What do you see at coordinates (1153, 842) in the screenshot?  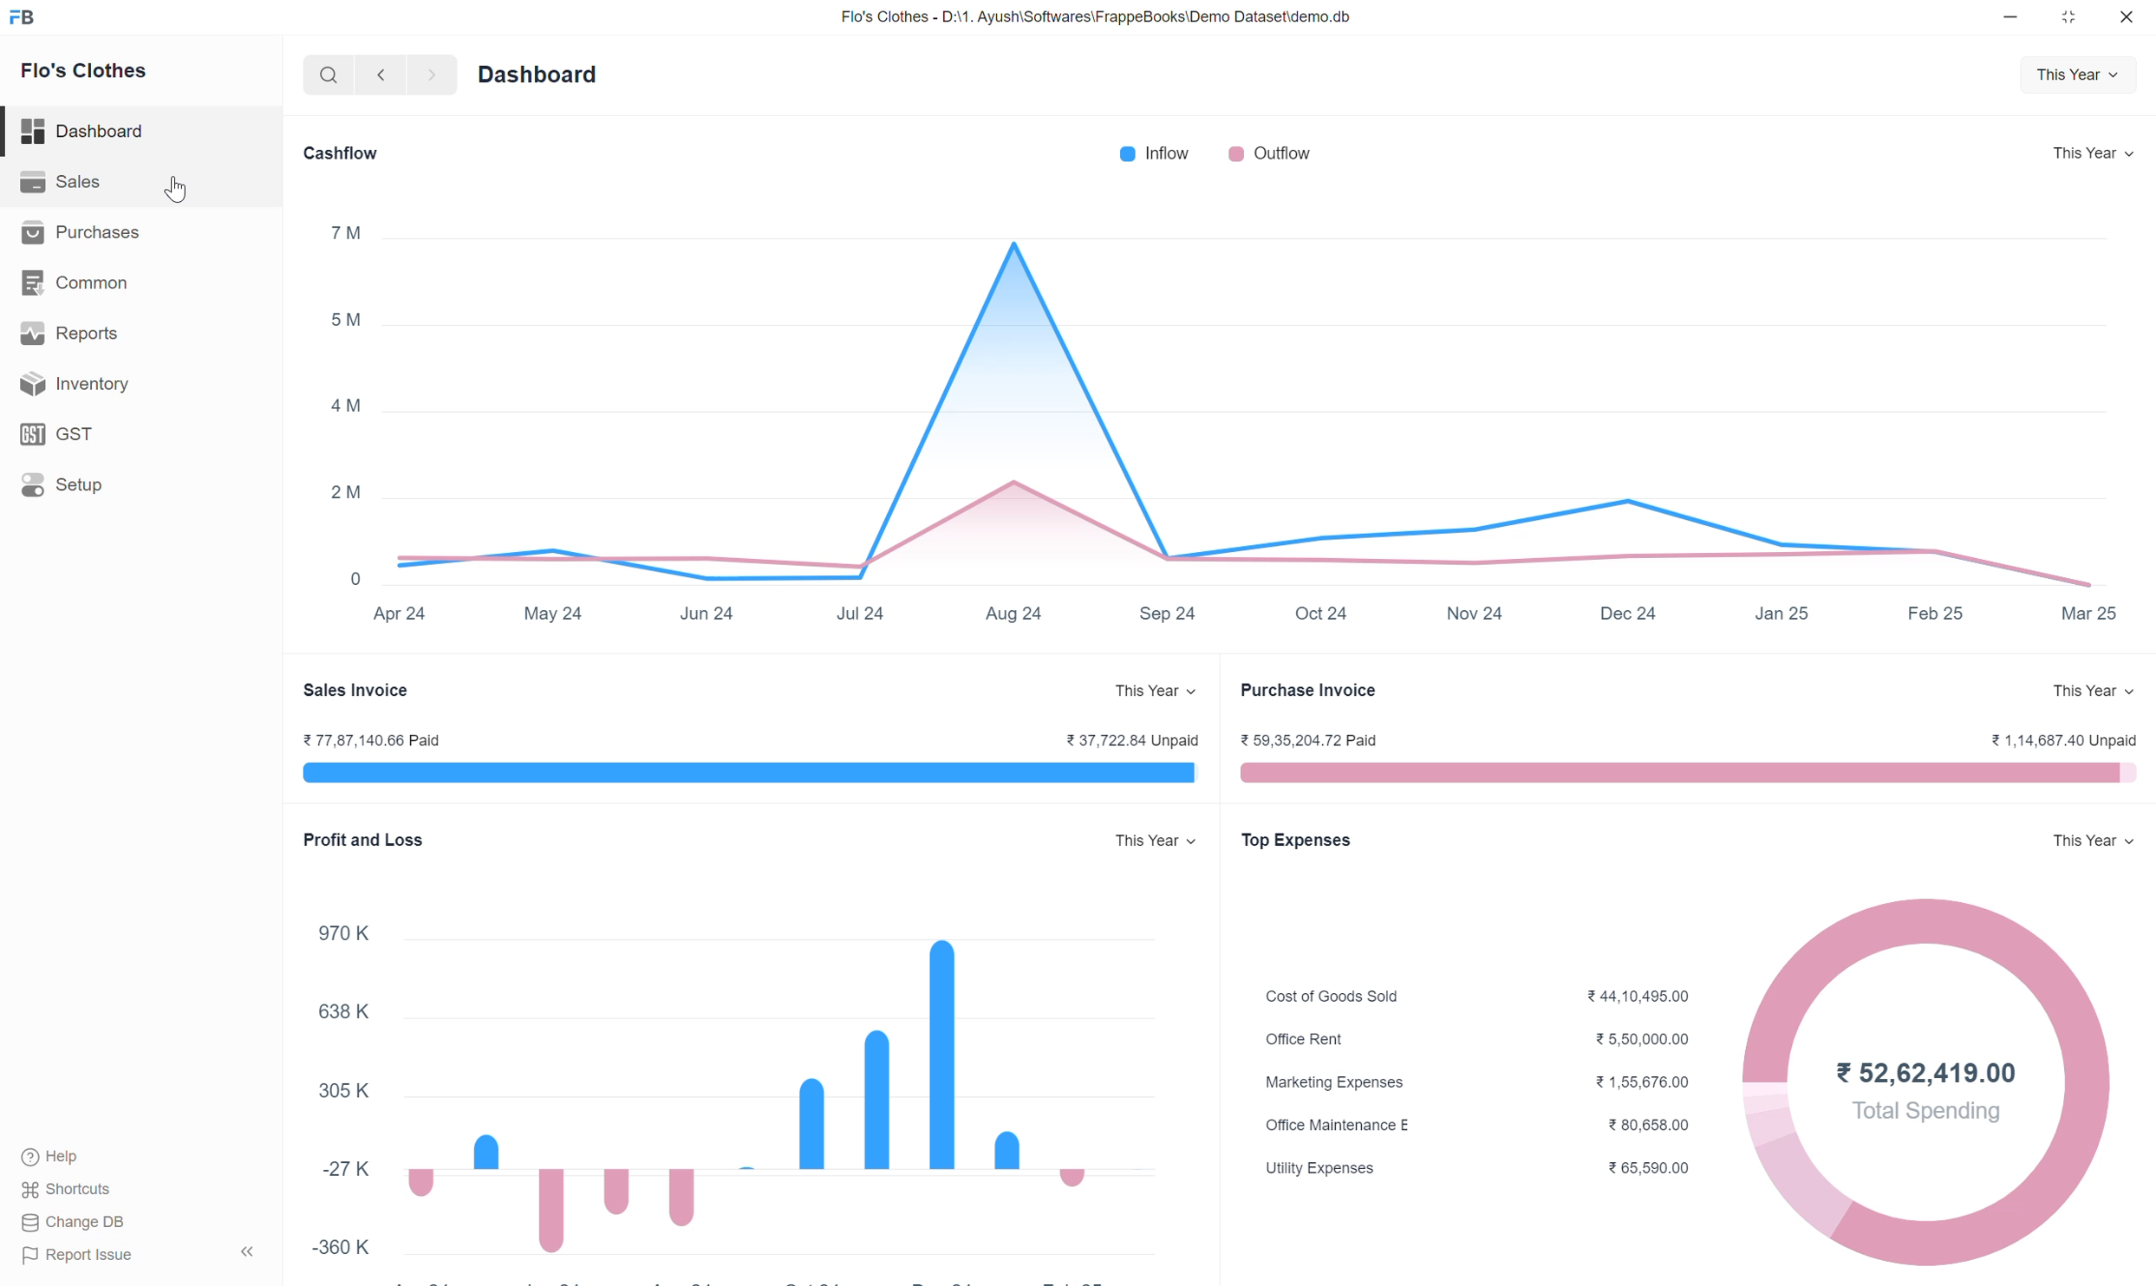 I see `This Year ` at bounding box center [1153, 842].